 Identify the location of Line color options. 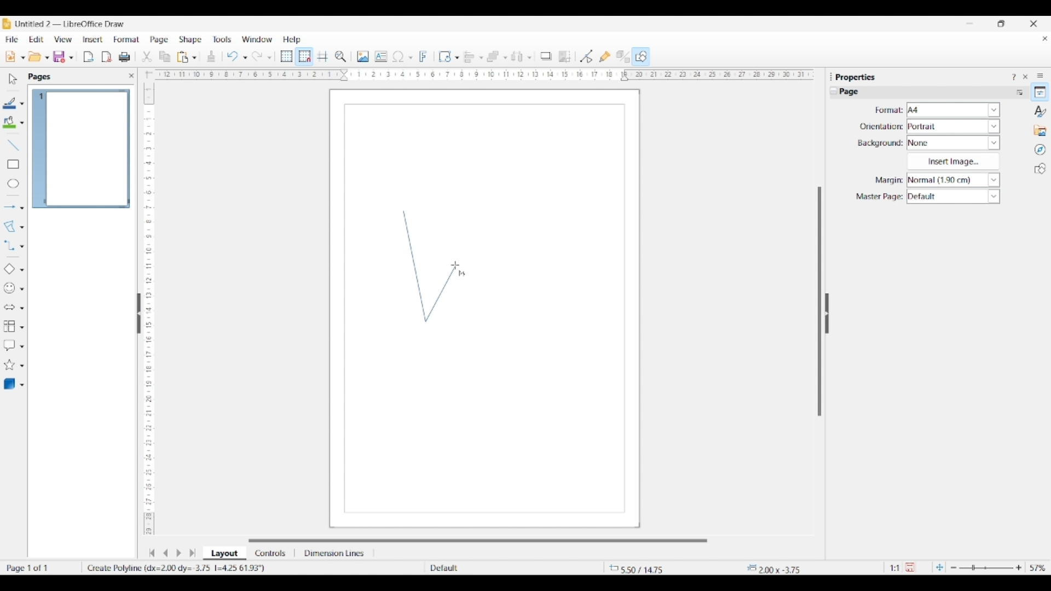
(22, 104).